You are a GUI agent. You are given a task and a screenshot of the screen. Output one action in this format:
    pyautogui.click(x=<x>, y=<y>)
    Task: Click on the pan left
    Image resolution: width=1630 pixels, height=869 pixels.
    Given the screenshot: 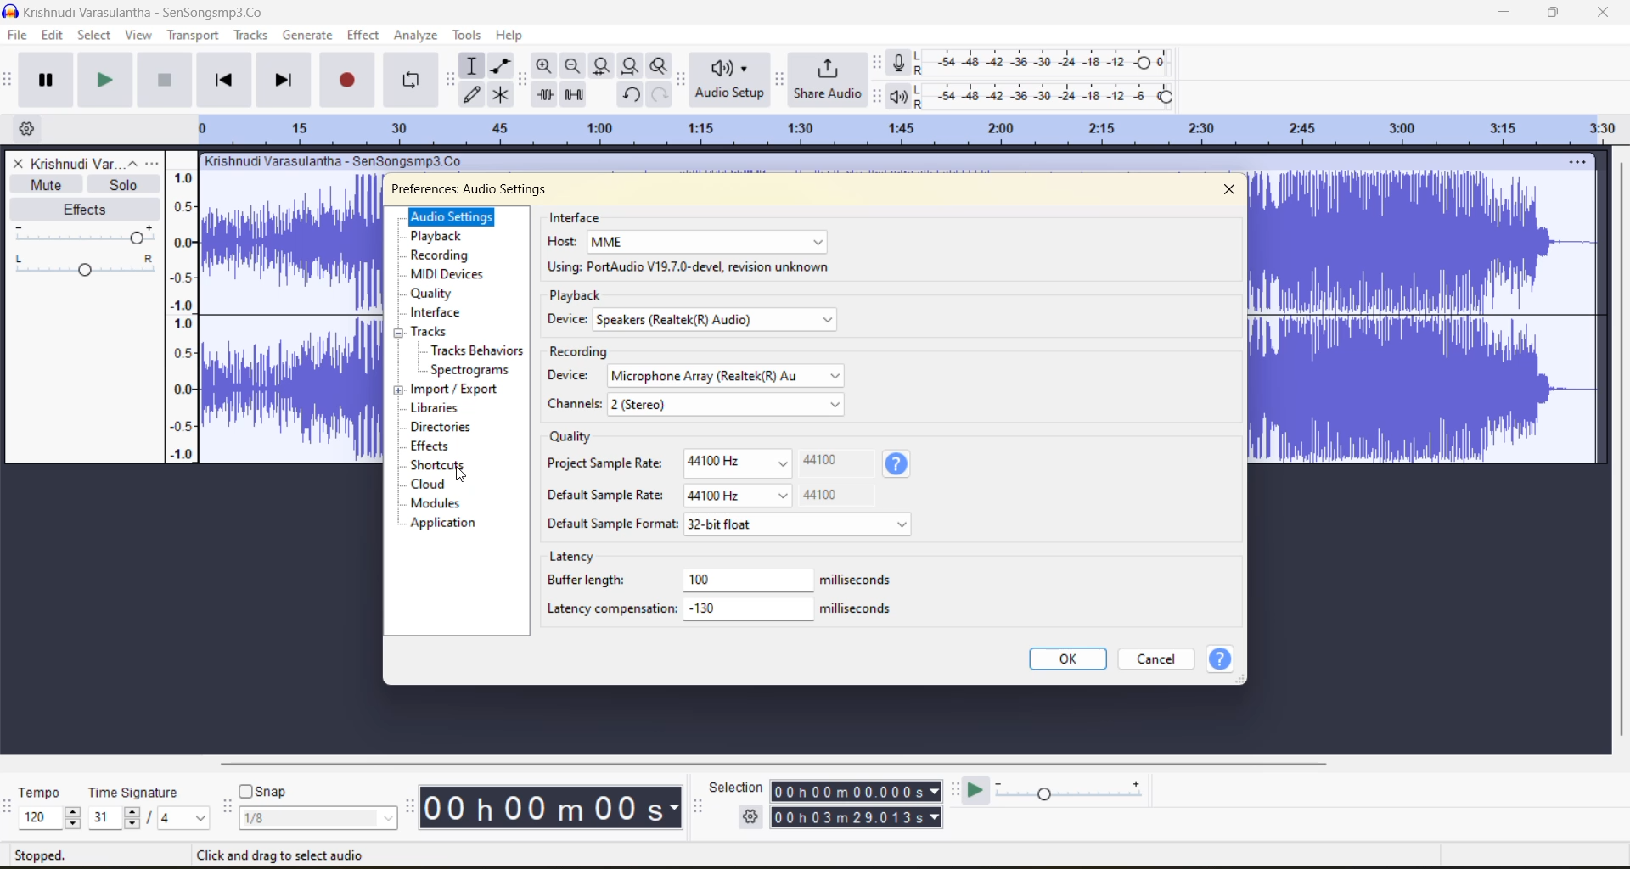 What is the action you would take?
    pyautogui.click(x=22, y=259)
    